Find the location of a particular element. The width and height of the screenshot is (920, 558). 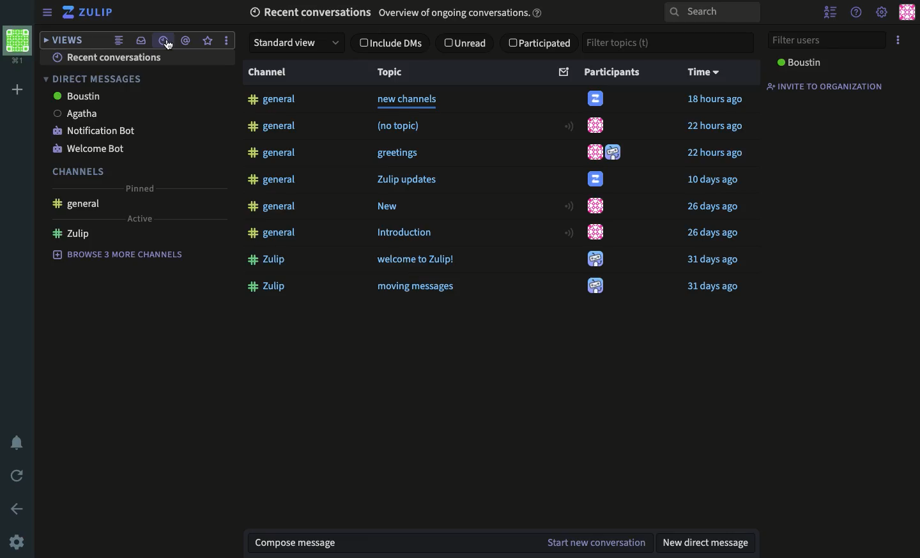

unread  is located at coordinates (468, 44).